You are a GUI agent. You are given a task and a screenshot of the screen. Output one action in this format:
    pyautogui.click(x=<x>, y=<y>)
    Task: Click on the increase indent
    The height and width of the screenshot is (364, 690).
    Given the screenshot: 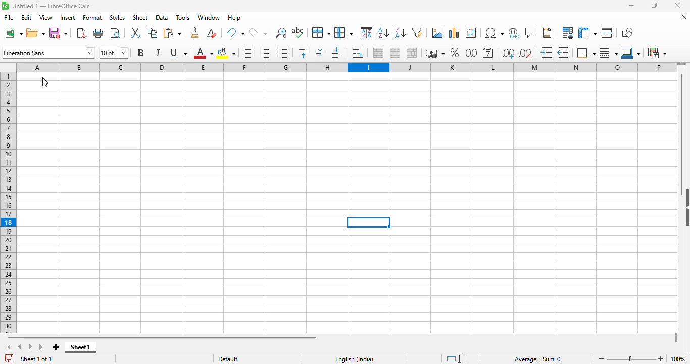 What is the action you would take?
    pyautogui.click(x=546, y=52)
    